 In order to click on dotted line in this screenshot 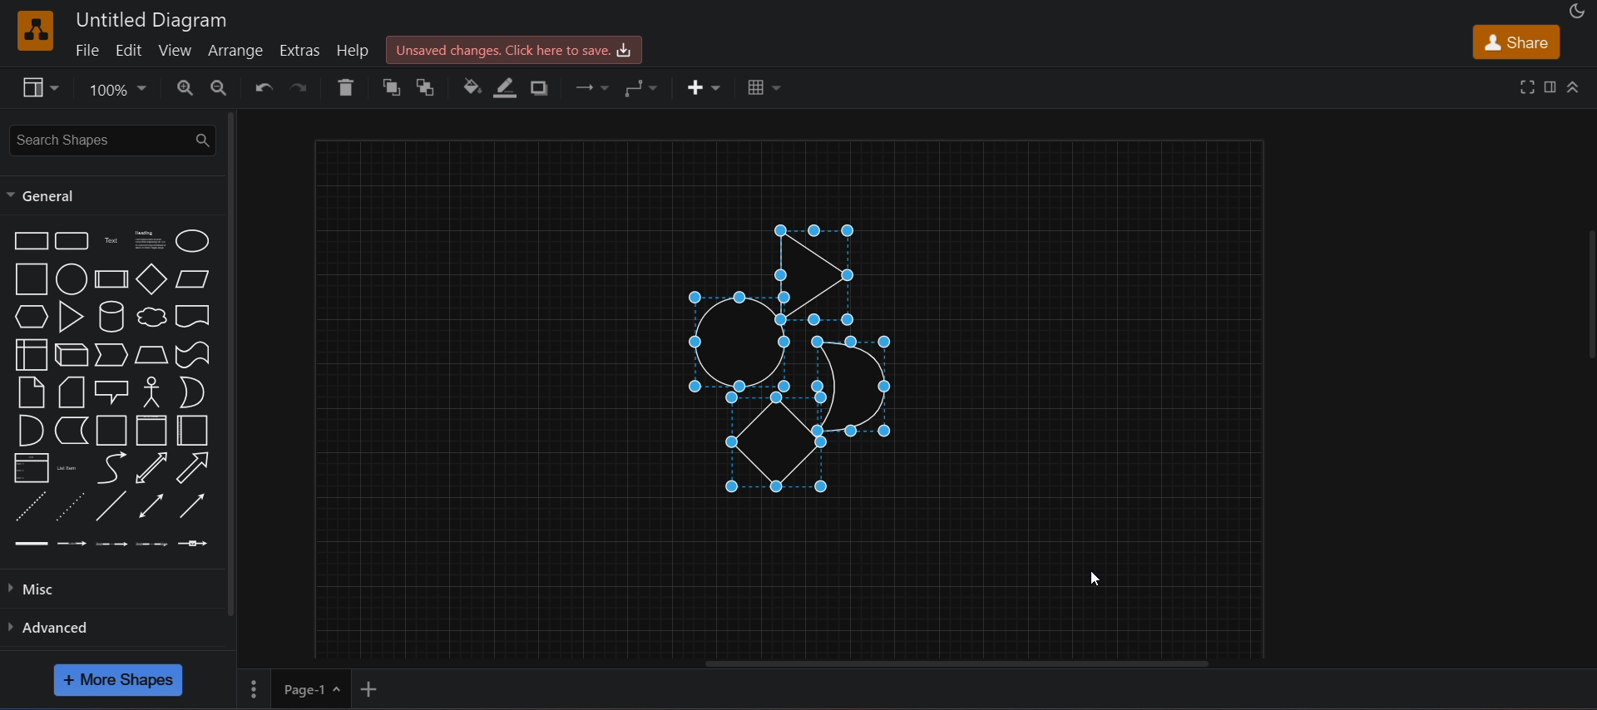, I will do `click(72, 505)`.